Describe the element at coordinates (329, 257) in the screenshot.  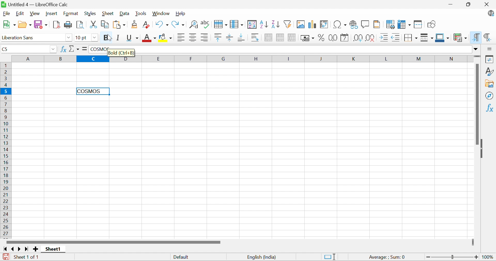
I see `Standard Selection. Click to change the selection mode.` at that location.